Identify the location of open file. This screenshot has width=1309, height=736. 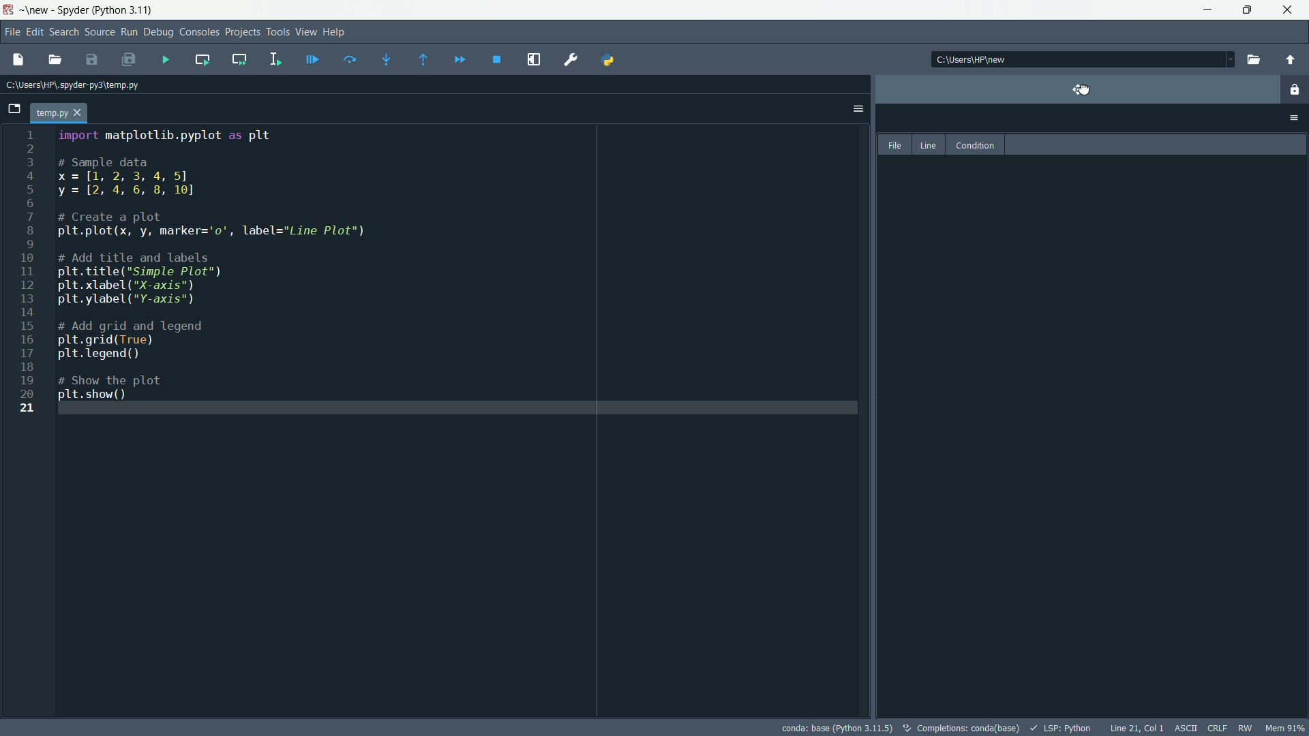
(55, 59).